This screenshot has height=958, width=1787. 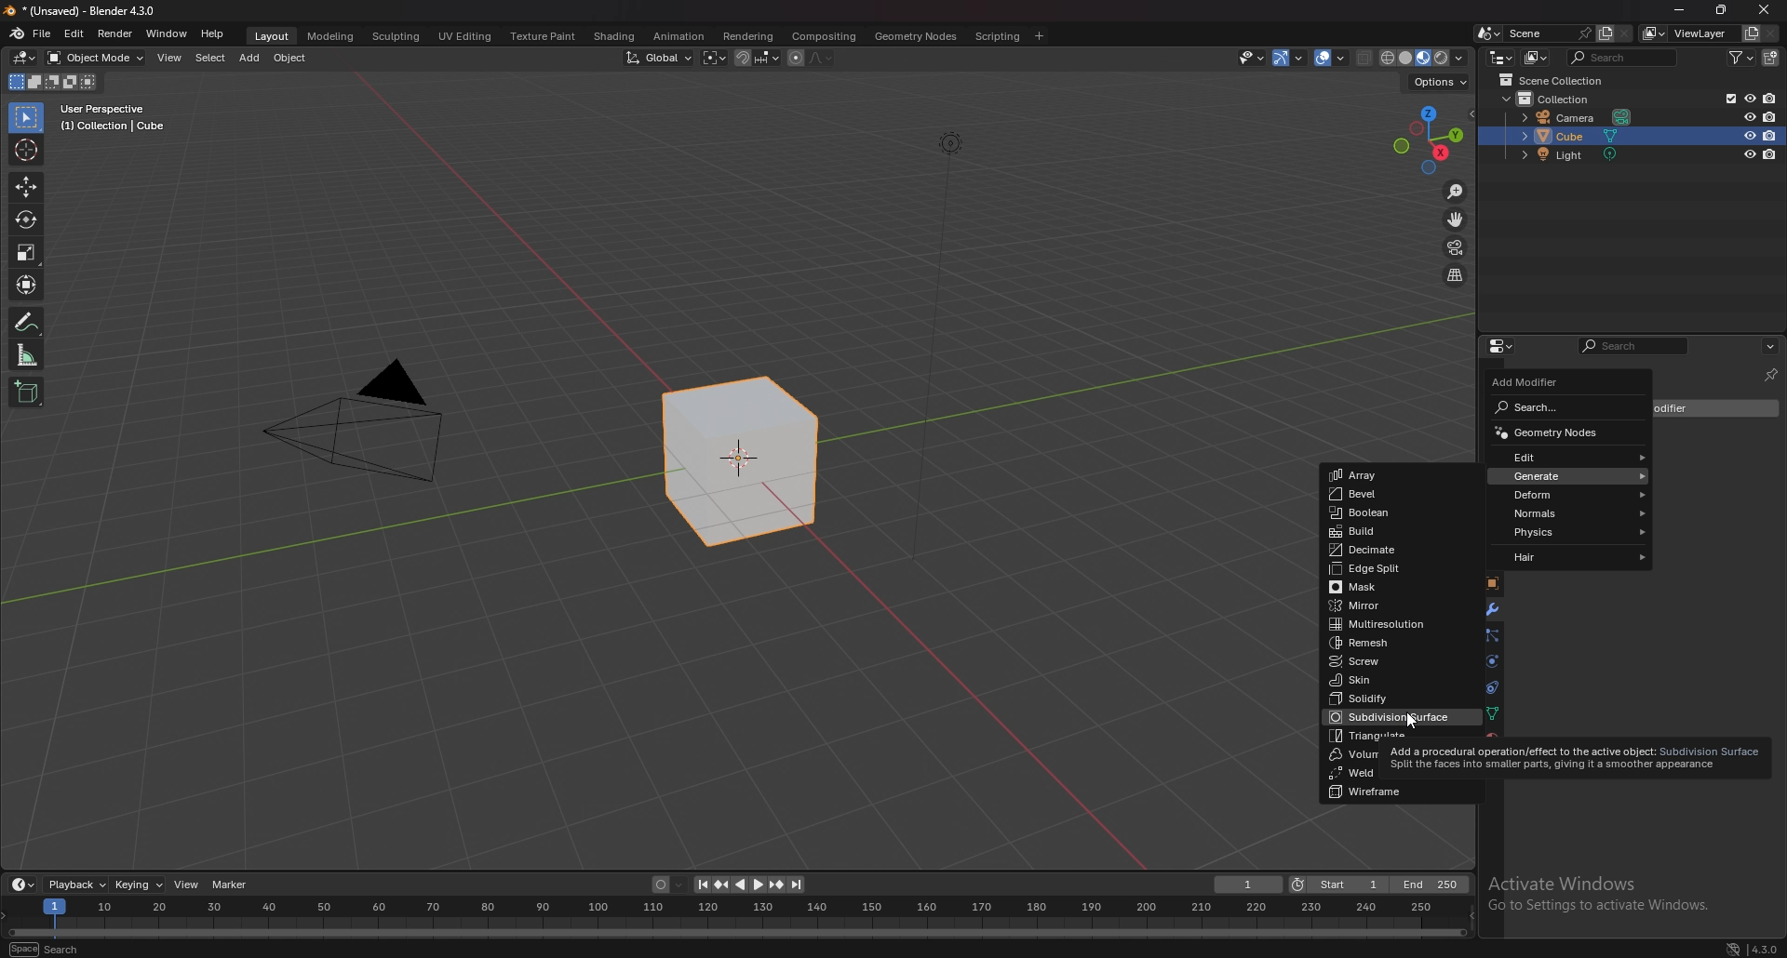 I want to click on hide in viewport, so click(x=1749, y=136).